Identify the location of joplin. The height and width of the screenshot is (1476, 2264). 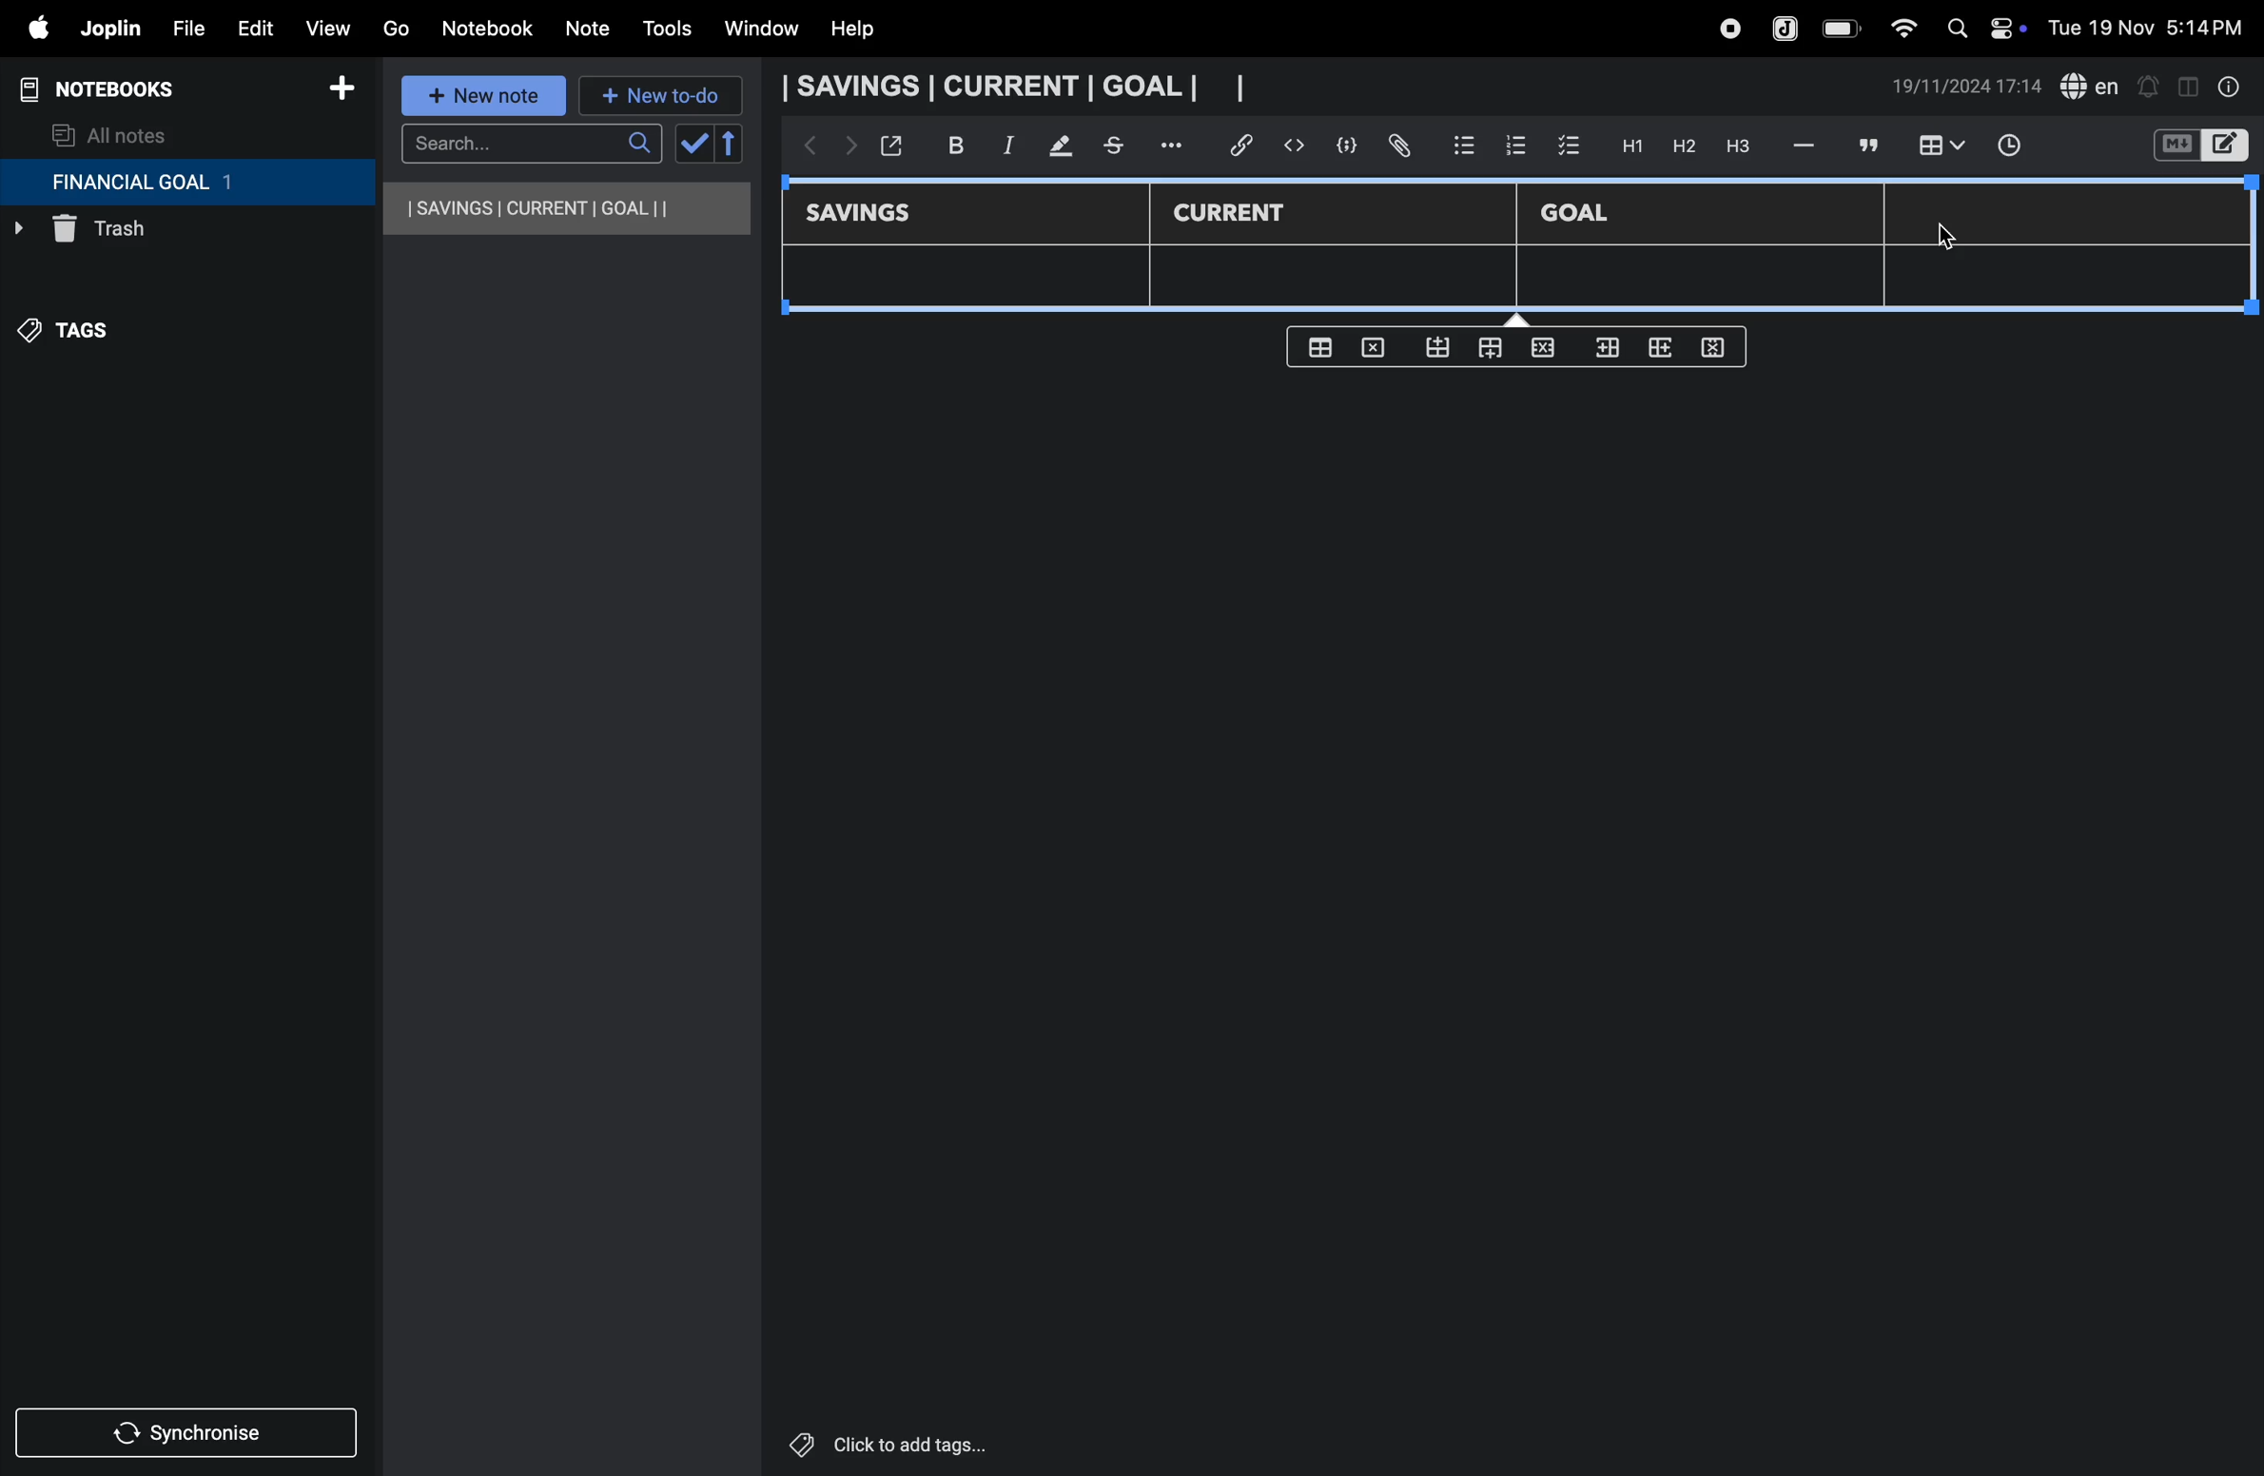
(1786, 27).